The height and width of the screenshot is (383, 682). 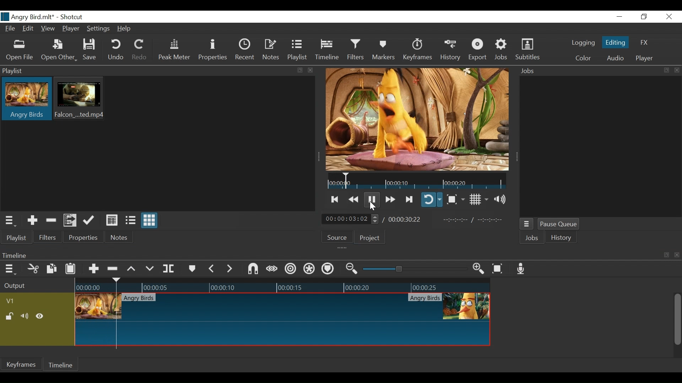 I want to click on Keyframes, so click(x=417, y=50).